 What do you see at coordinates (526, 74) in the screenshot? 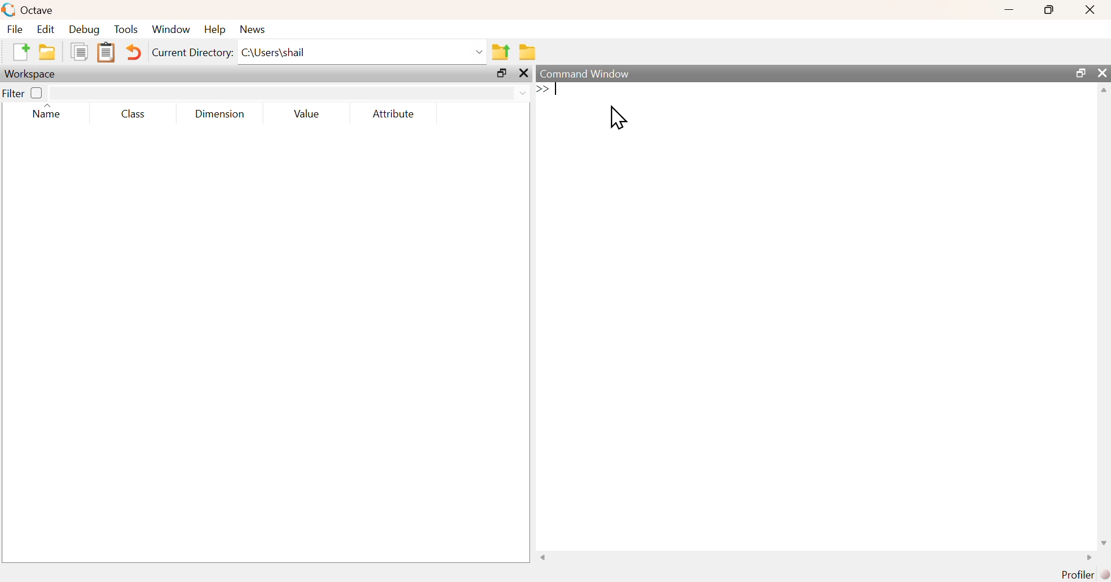
I see `Close` at bounding box center [526, 74].